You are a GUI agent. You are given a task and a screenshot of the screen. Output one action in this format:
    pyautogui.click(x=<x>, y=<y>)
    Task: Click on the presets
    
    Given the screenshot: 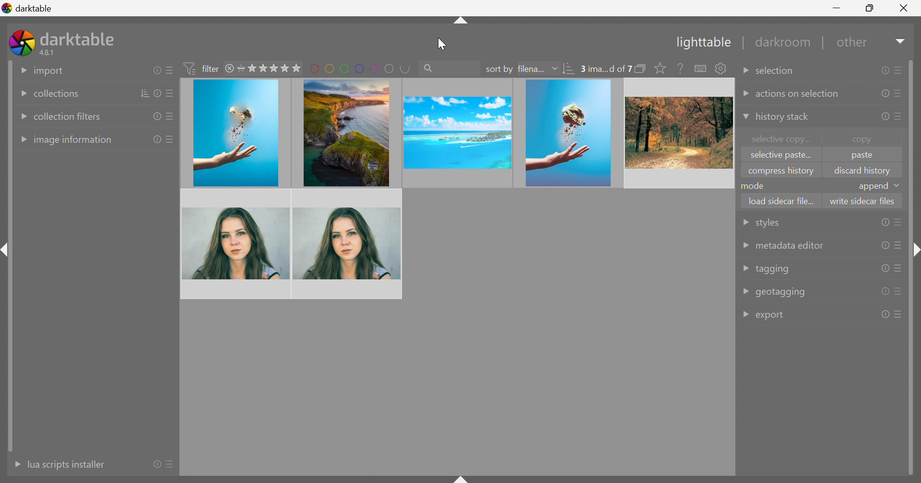 What is the action you would take?
    pyautogui.click(x=899, y=314)
    